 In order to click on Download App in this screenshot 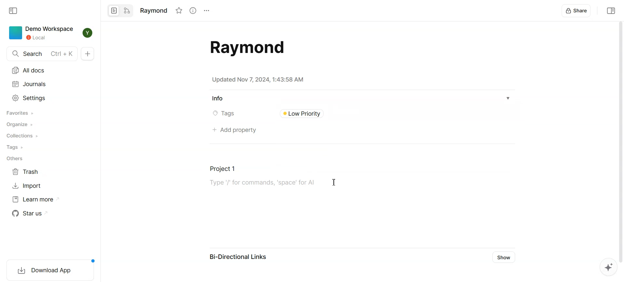, I will do `click(48, 269)`.